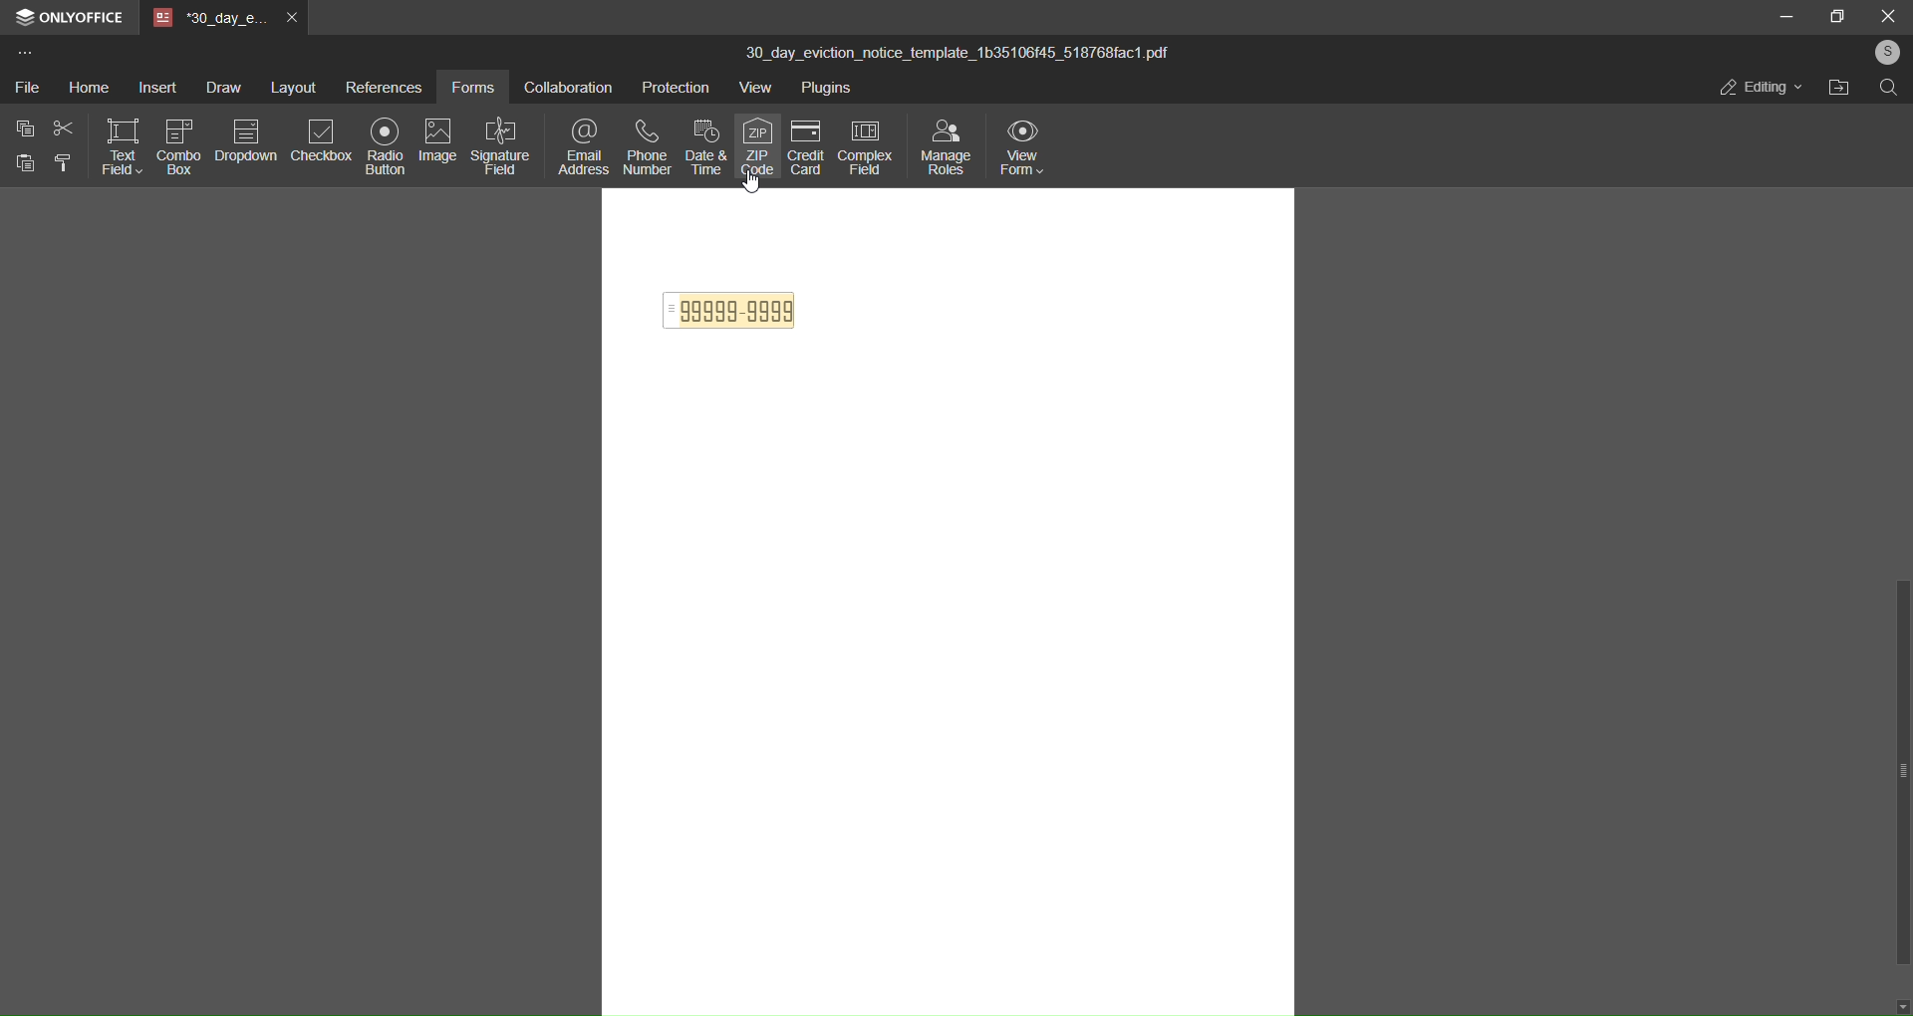 This screenshot has width=1913, height=1016. Describe the element at coordinates (220, 87) in the screenshot. I see `draw` at that location.